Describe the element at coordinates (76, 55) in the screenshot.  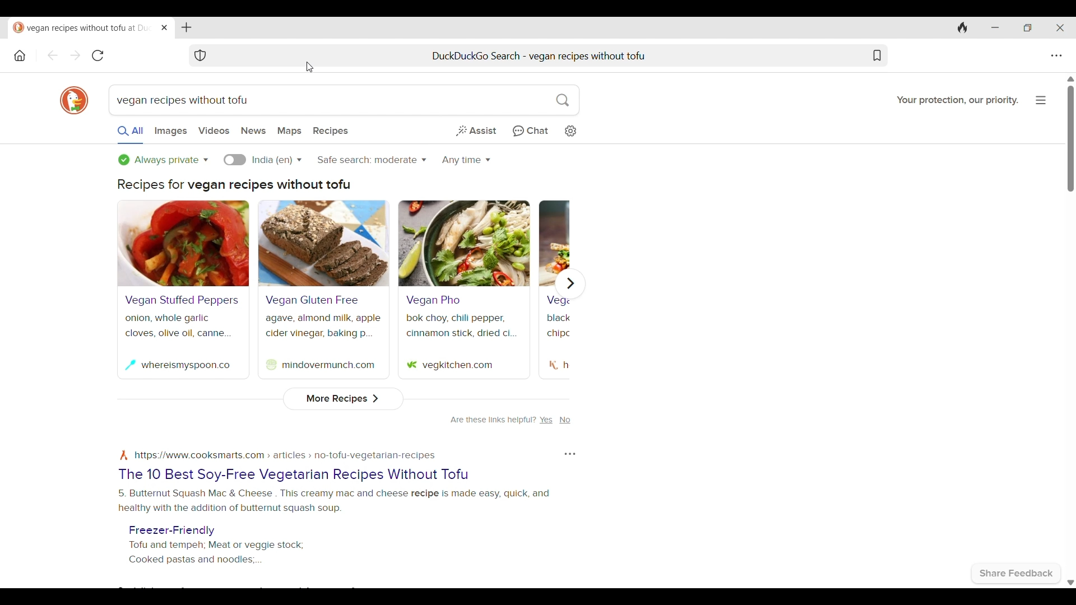
I see `Go forward` at that location.